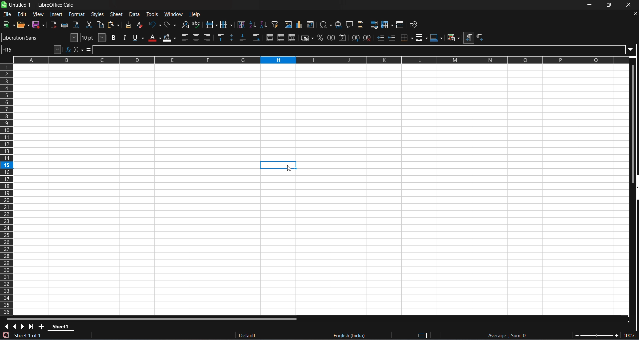 This screenshot has width=639, height=340. What do you see at coordinates (282, 38) in the screenshot?
I see `merge cells` at bounding box center [282, 38].